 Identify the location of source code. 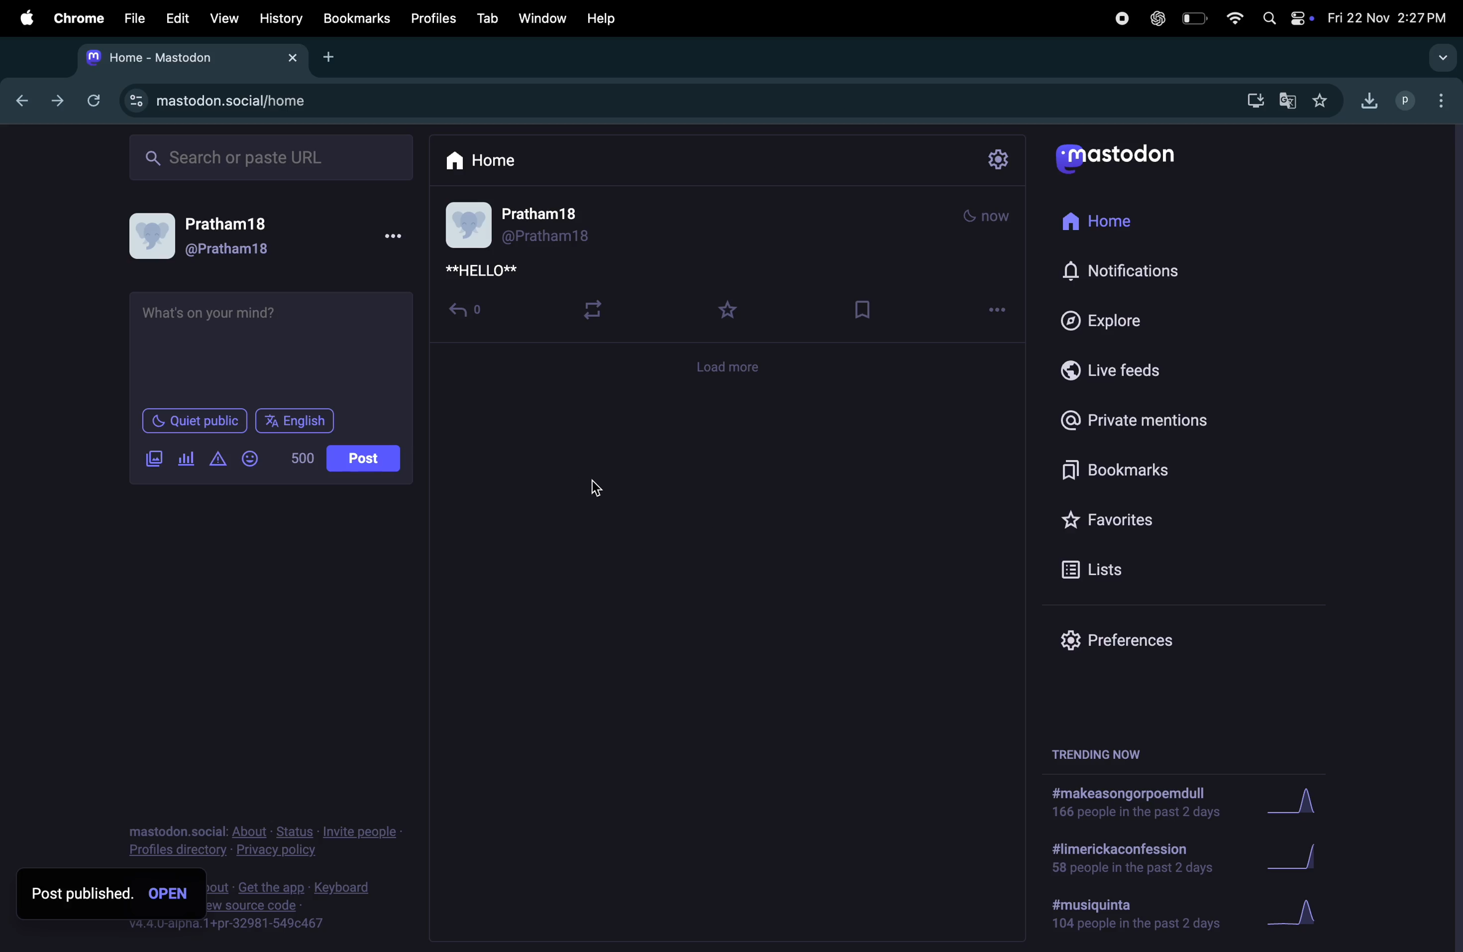
(298, 909).